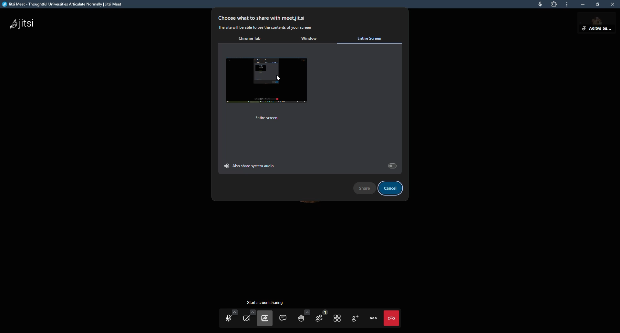  Describe the element at coordinates (266, 318) in the screenshot. I see `start screen sharing` at that location.